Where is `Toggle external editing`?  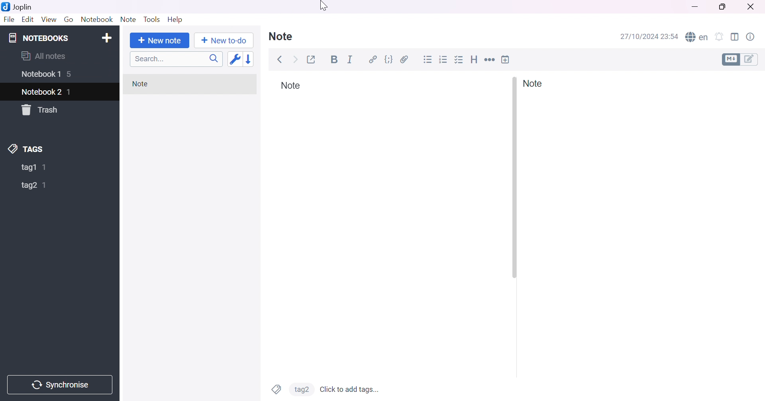 Toggle external editing is located at coordinates (310, 60).